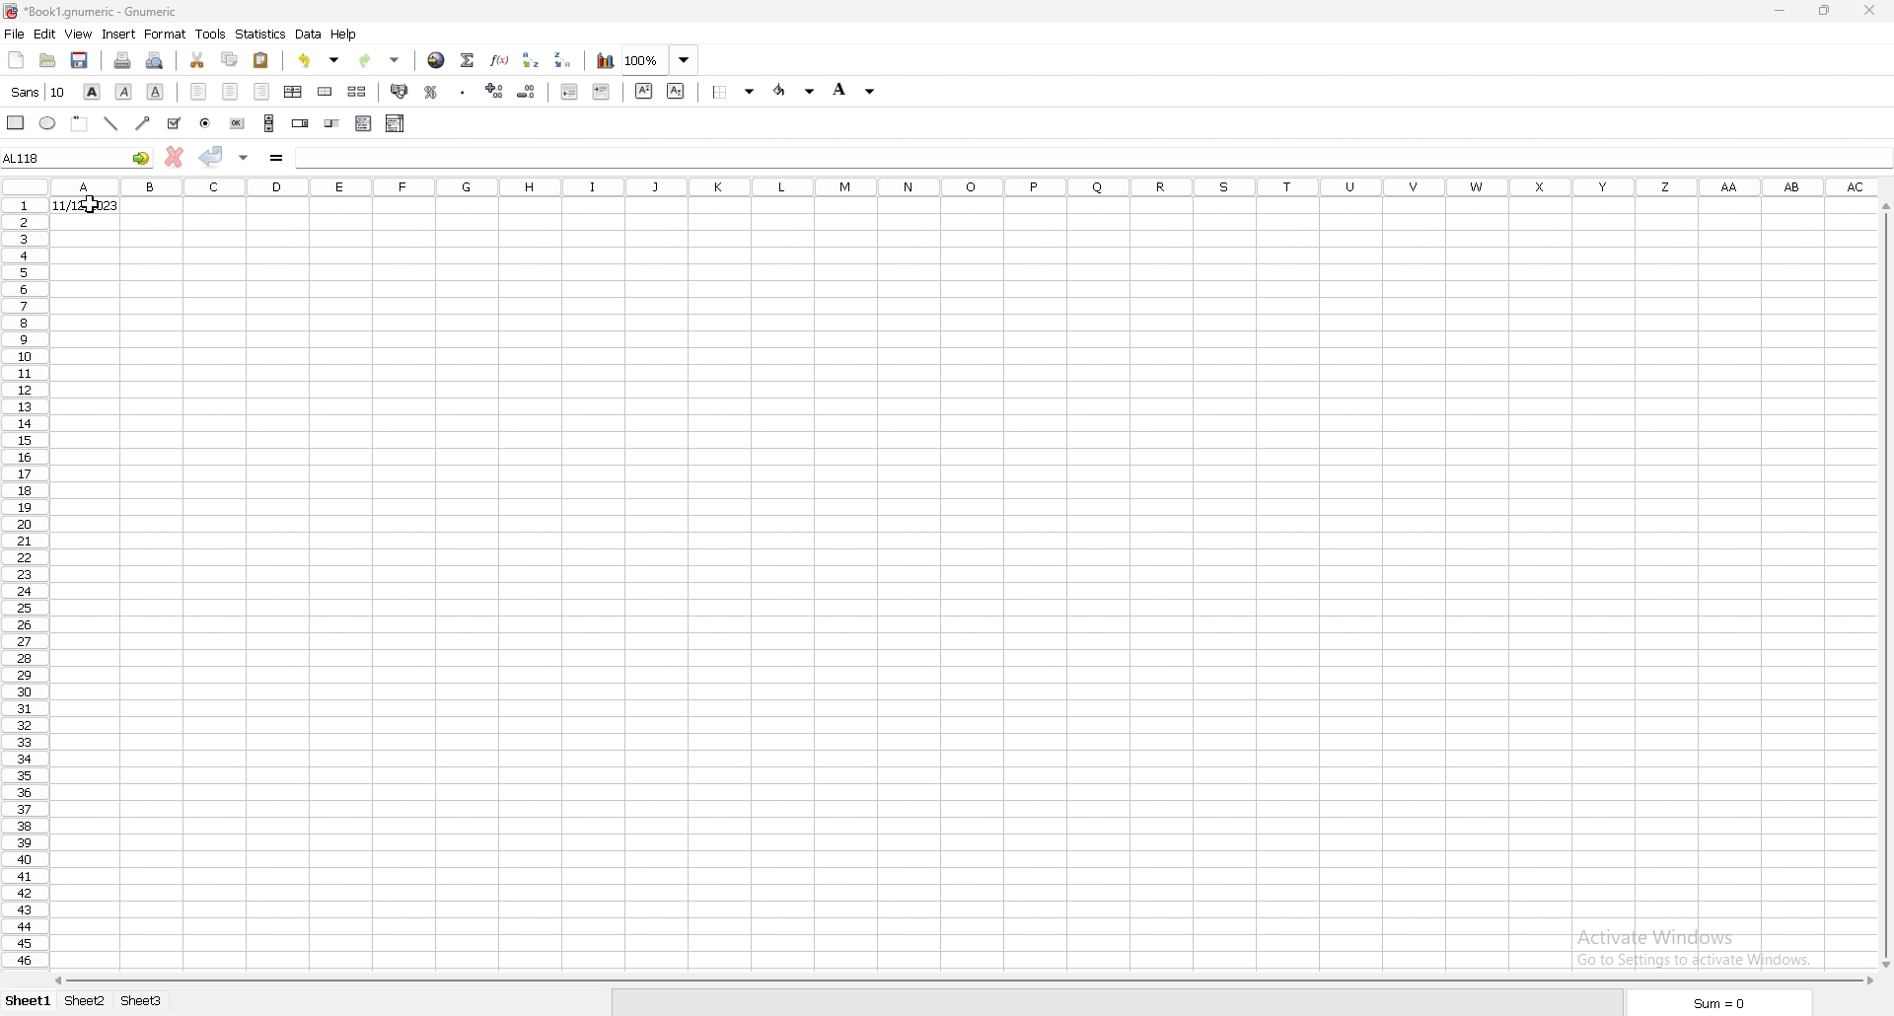 This screenshot has height=1016, width=1894. I want to click on merge cells, so click(325, 93).